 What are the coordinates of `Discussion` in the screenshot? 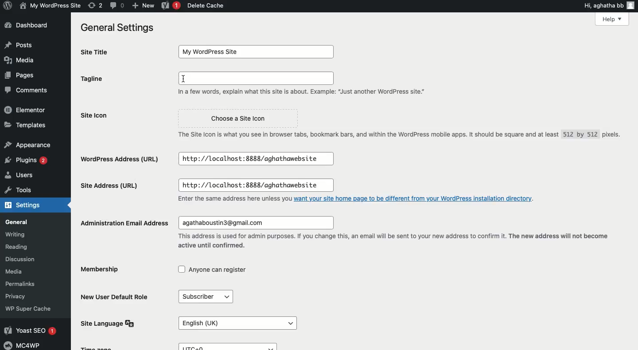 It's located at (25, 259).